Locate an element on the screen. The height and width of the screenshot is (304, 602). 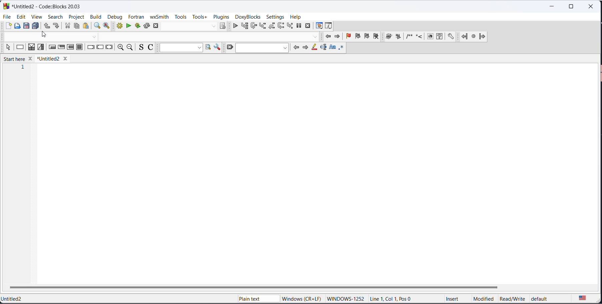
Tools is located at coordinates (180, 17).